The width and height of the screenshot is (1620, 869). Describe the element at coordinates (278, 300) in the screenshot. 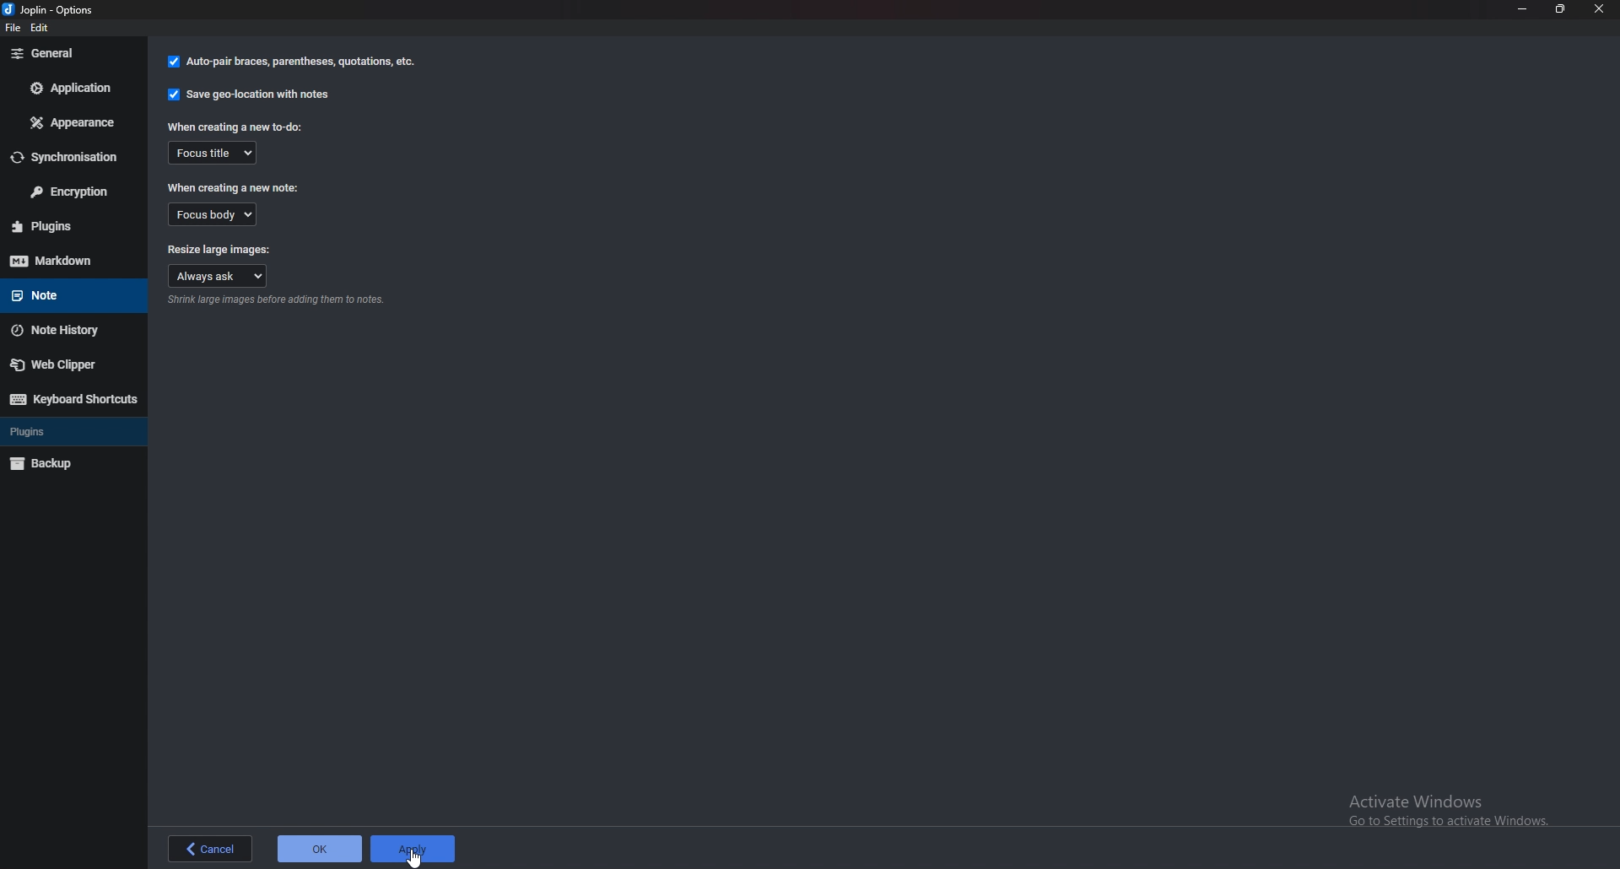

I see `Info` at that location.